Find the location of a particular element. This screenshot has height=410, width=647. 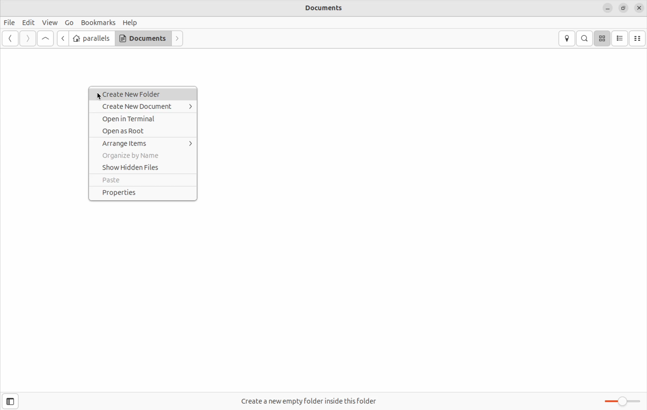

Forward is located at coordinates (177, 39).